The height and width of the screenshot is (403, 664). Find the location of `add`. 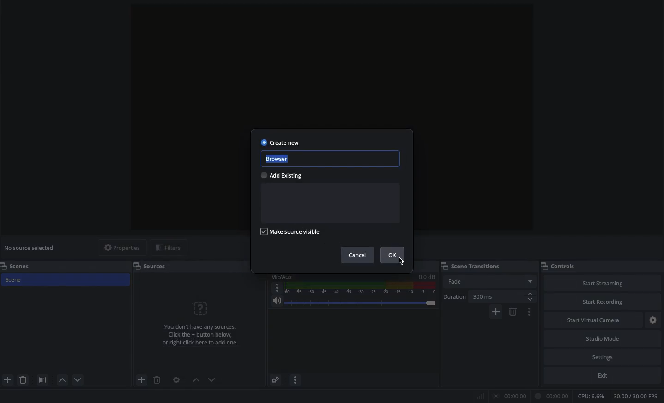

add is located at coordinates (7, 379).